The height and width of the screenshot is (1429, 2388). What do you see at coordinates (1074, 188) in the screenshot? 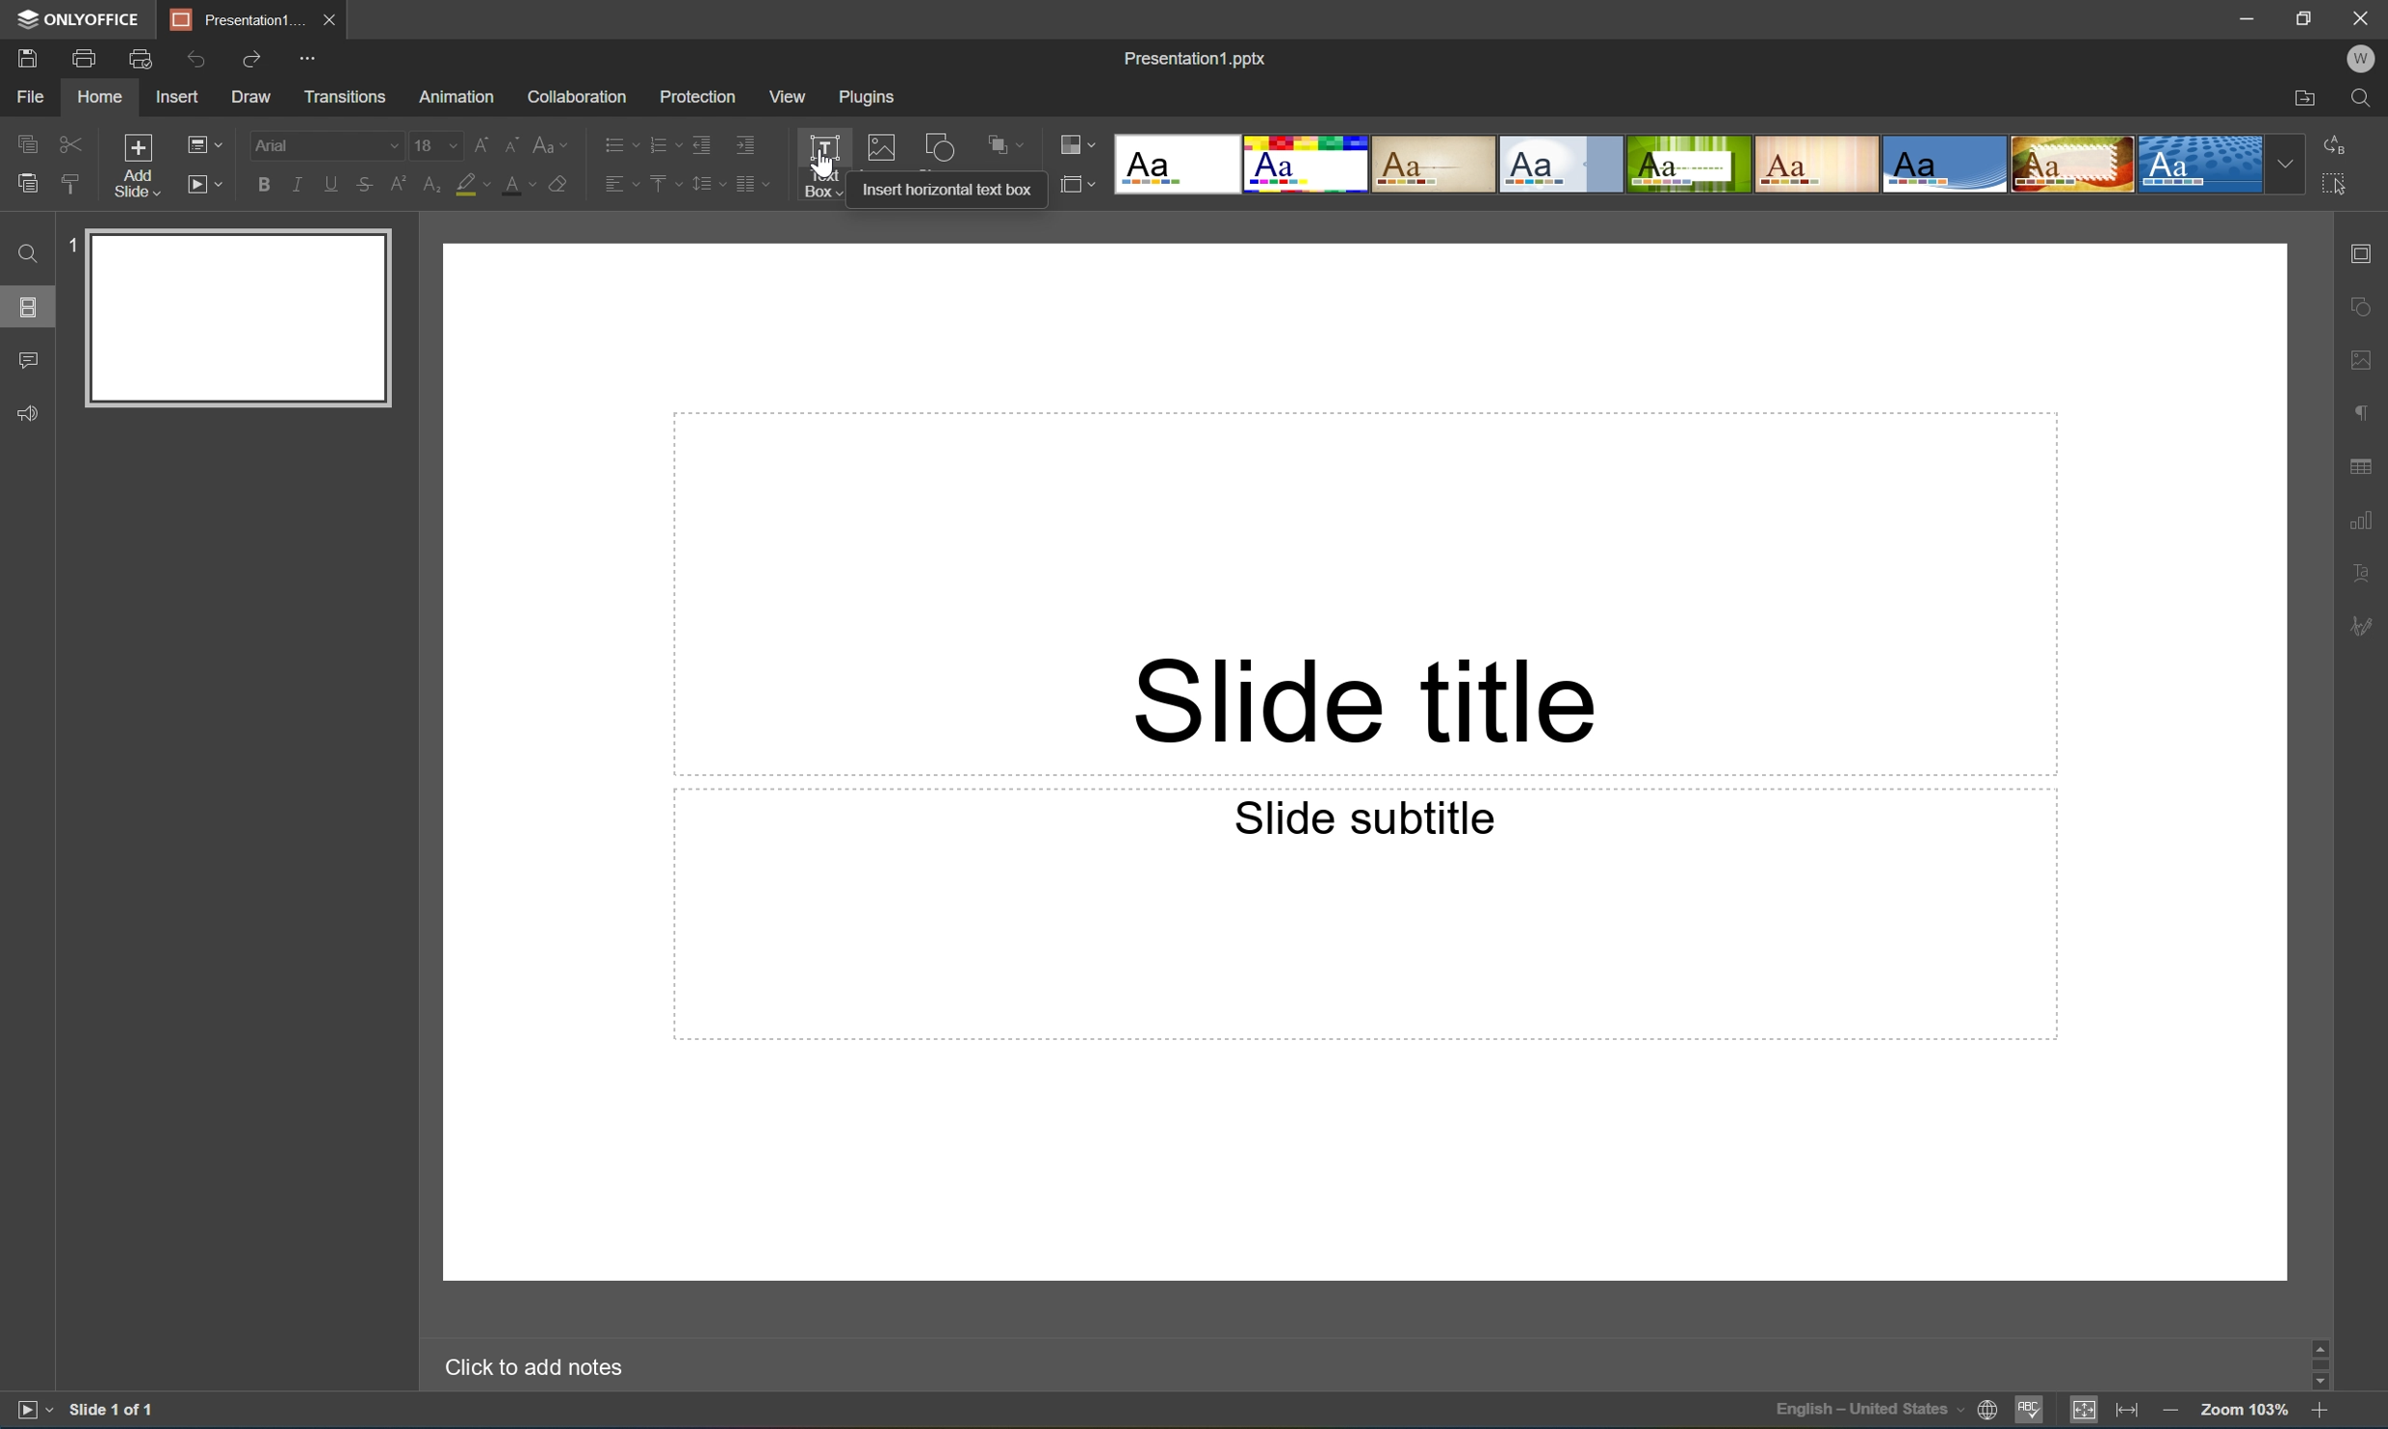
I see `Select slide size` at bounding box center [1074, 188].